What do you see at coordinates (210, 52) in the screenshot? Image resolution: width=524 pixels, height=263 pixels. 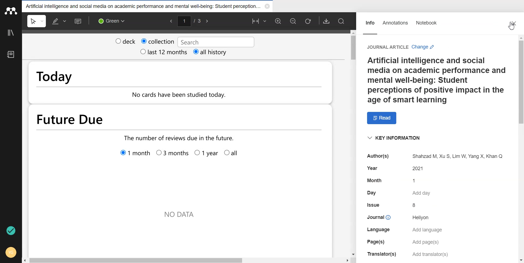 I see `all history` at bounding box center [210, 52].